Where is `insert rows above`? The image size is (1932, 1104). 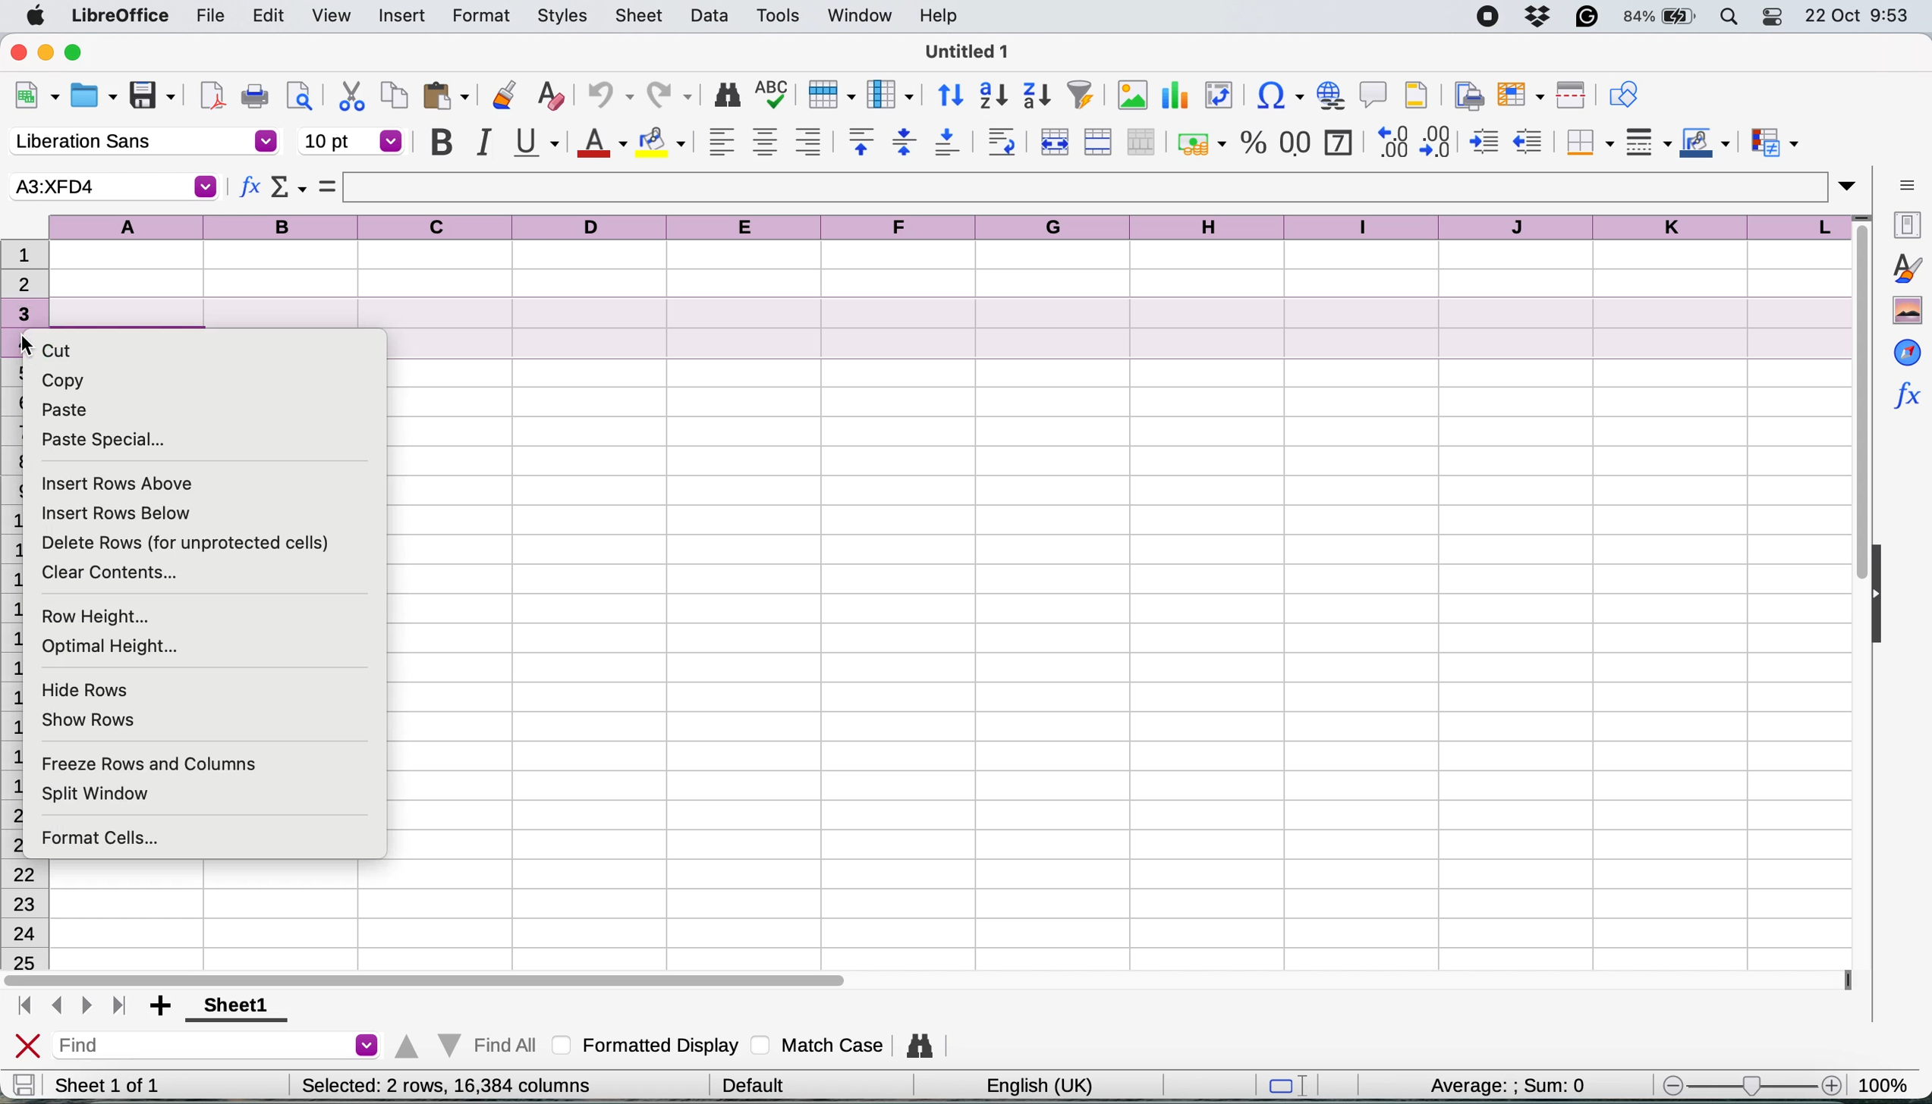 insert rows above is located at coordinates (121, 484).